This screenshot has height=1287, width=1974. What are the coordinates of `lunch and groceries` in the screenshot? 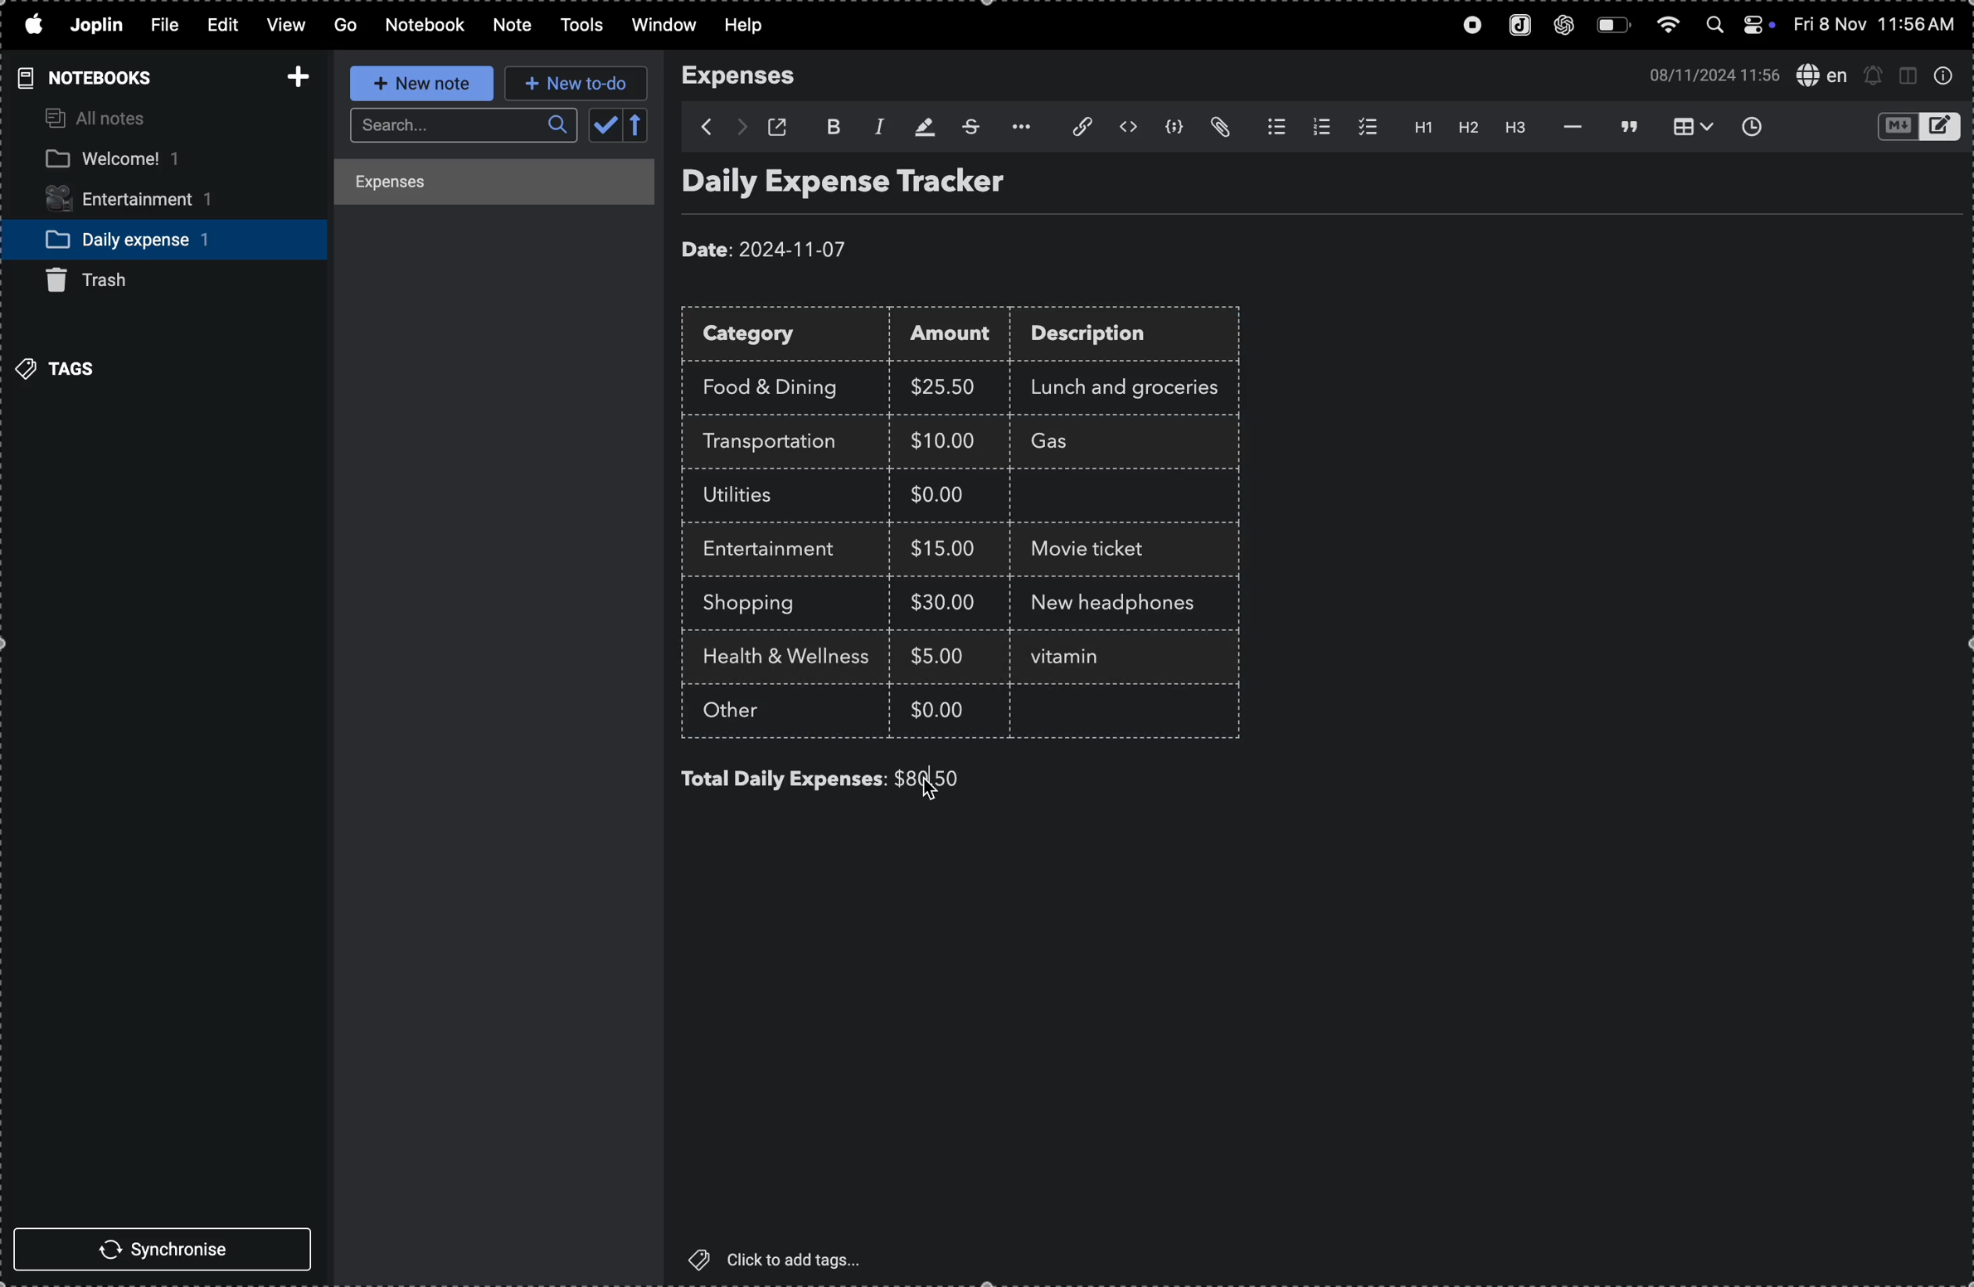 It's located at (1135, 385).